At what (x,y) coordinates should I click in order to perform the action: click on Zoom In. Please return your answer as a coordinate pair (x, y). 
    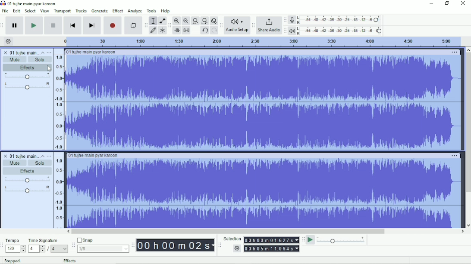
    Looking at the image, I should click on (177, 21).